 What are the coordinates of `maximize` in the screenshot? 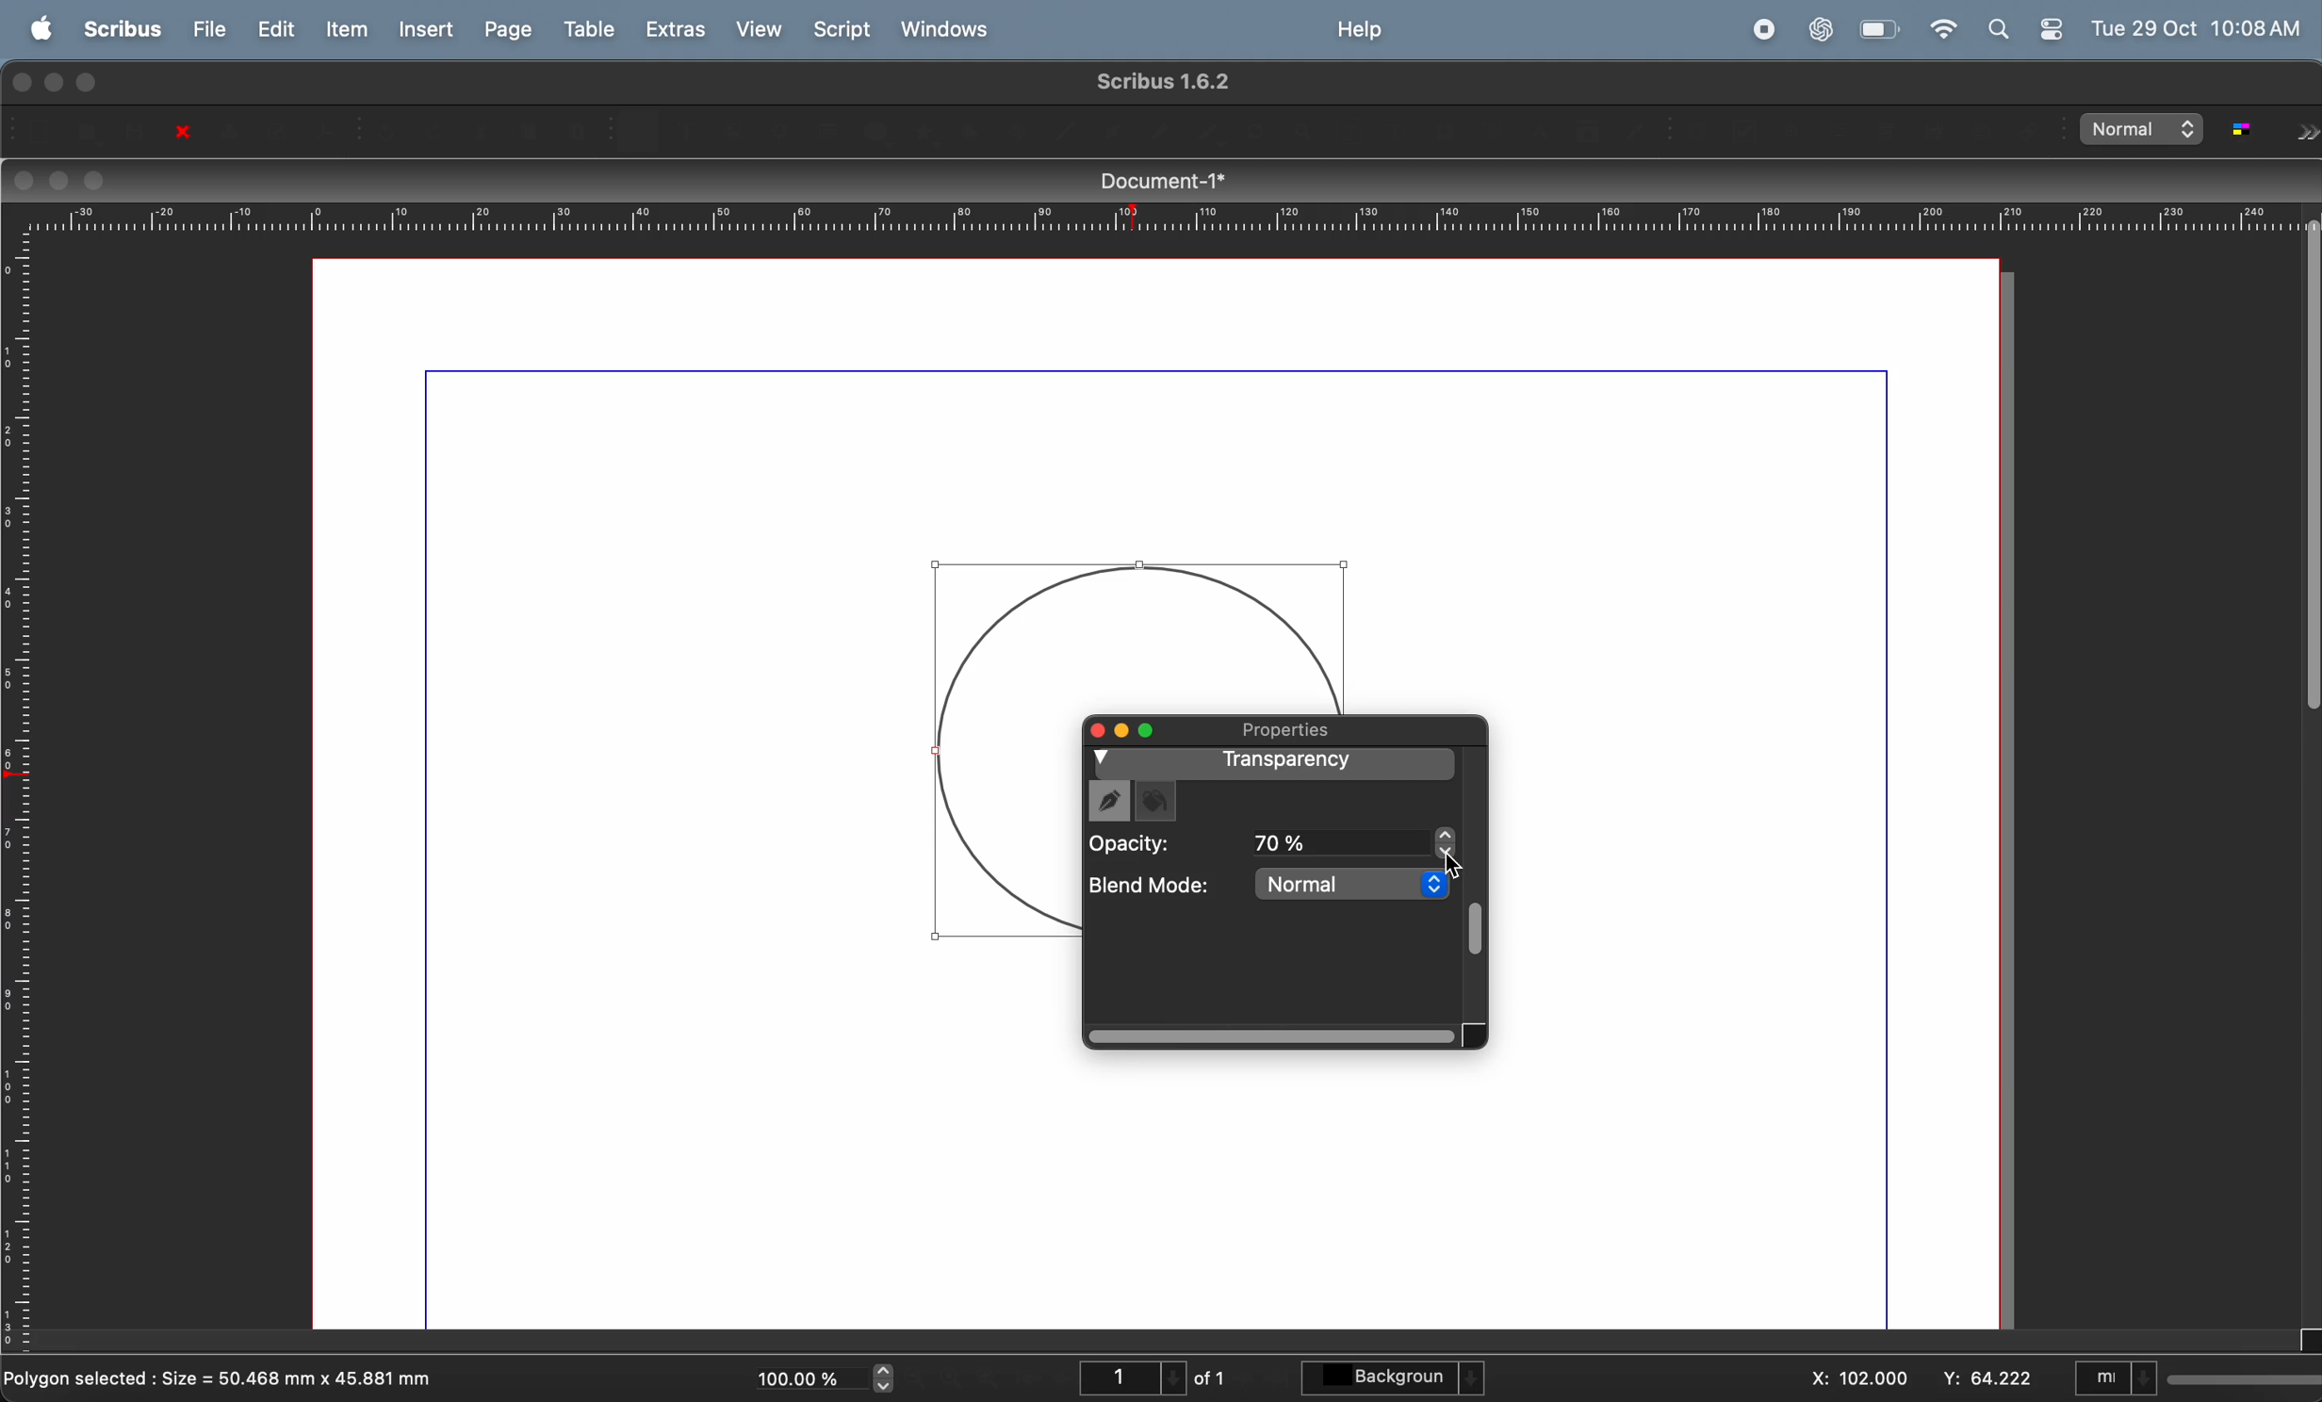 It's located at (96, 180).